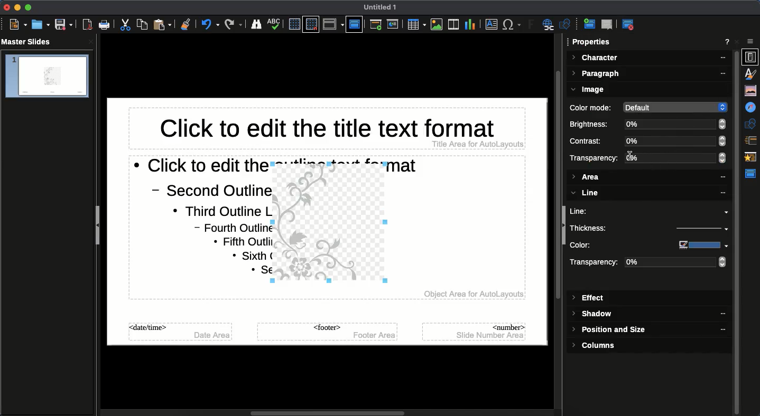  What do you see at coordinates (607, 24) in the screenshot?
I see `Delete master` at bounding box center [607, 24].